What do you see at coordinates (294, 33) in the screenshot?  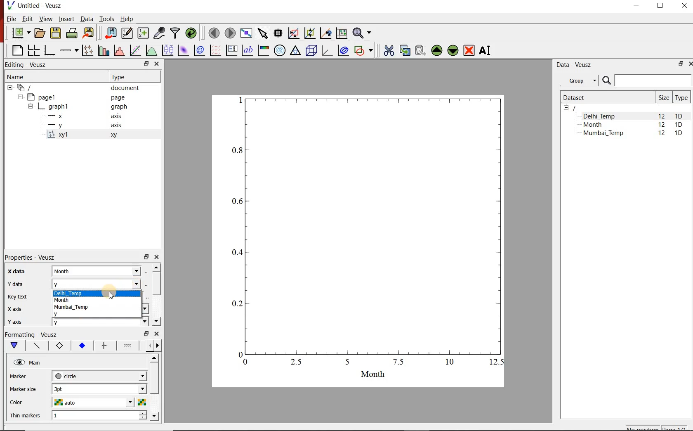 I see `click or draw a rectangle to zoom graph indexes` at bounding box center [294, 33].